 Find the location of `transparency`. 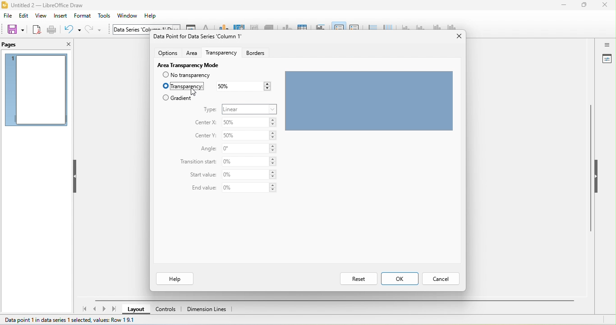

transparency is located at coordinates (222, 54).